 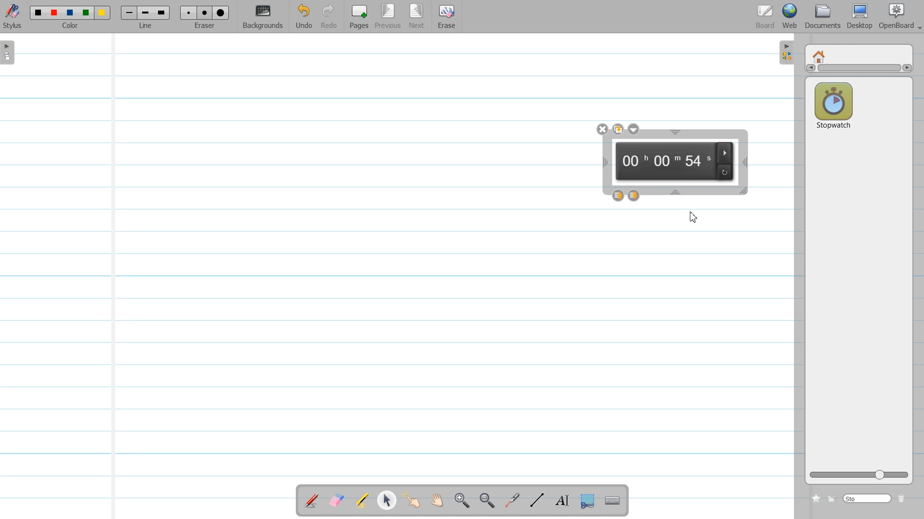 I want to click on Delete, so click(x=904, y=498).